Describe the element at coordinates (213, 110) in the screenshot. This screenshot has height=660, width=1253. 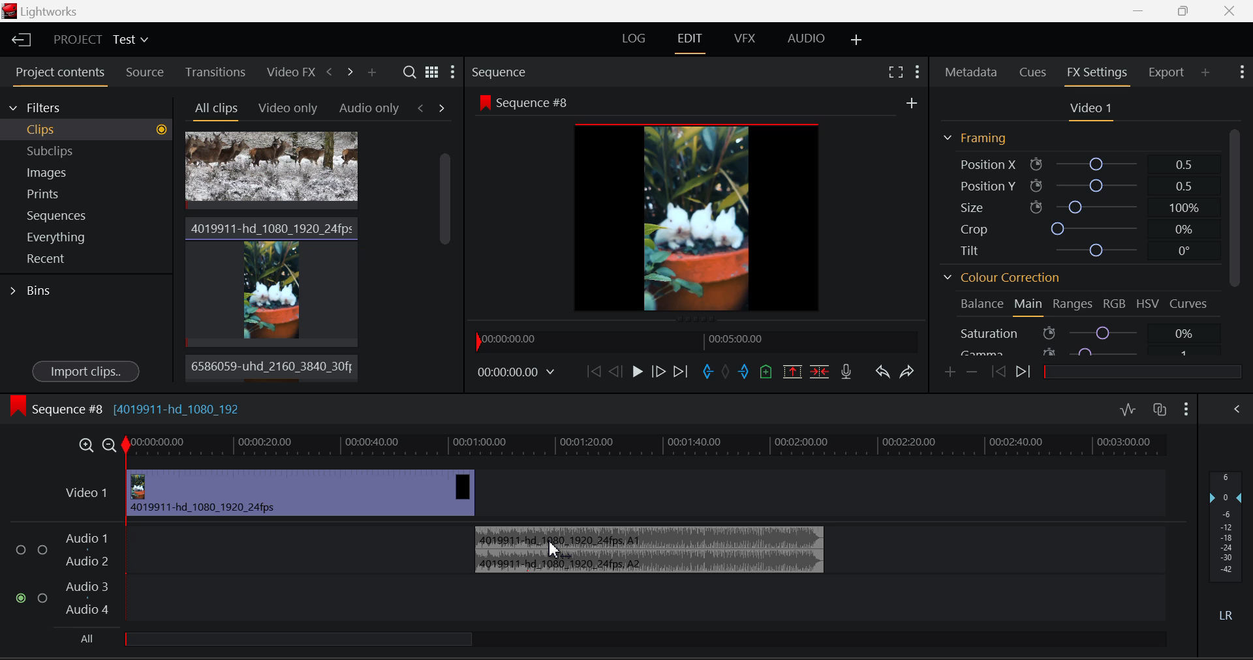
I see `All clips tab open` at that location.